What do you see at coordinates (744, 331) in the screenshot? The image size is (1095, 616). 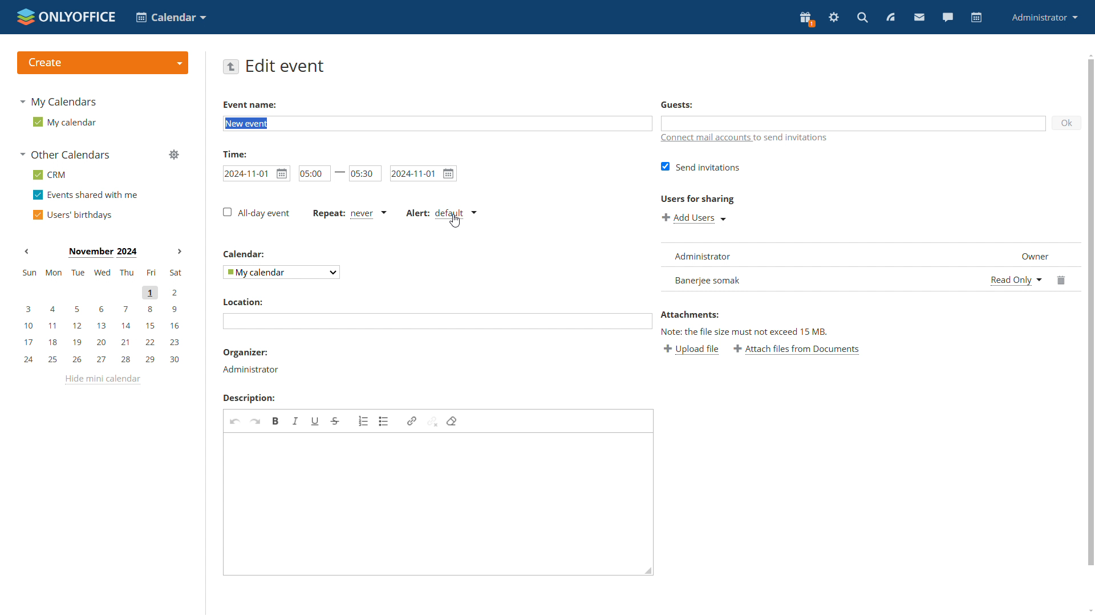 I see `note: the file size must not exceed fifteen mb` at bounding box center [744, 331].